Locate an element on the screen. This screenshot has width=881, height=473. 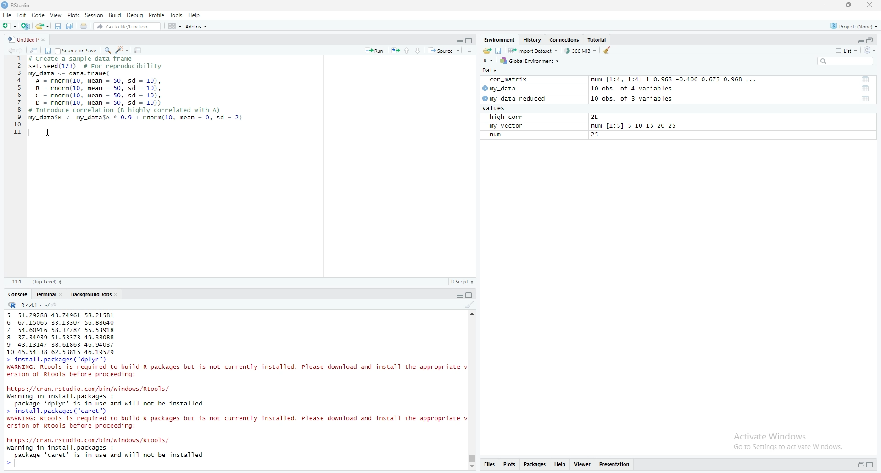
clean is located at coordinates (470, 304).